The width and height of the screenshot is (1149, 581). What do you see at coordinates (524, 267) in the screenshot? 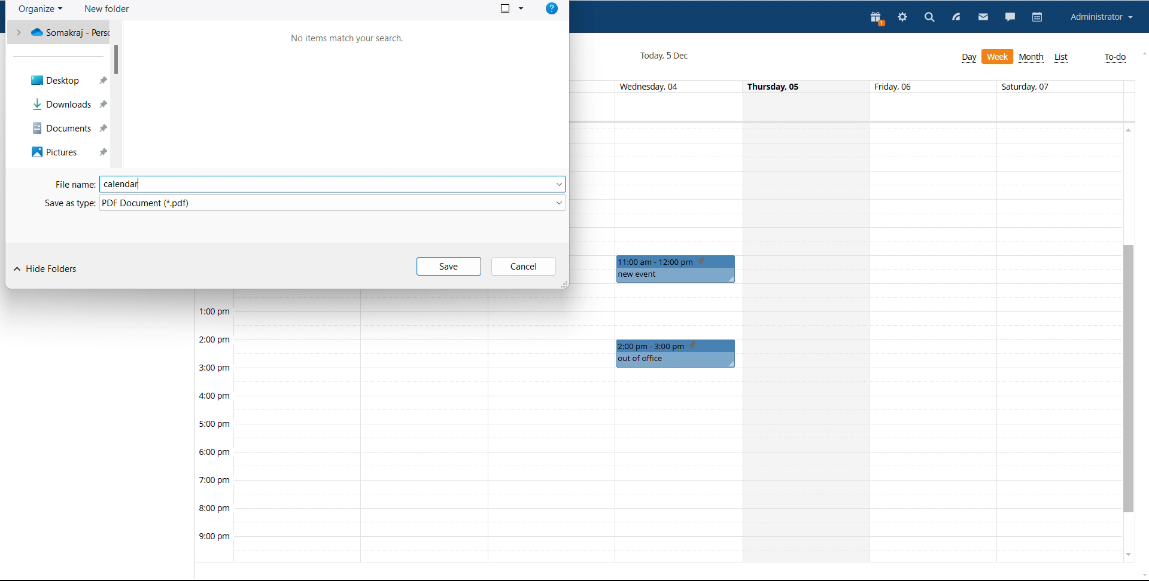
I see `cancel` at bounding box center [524, 267].